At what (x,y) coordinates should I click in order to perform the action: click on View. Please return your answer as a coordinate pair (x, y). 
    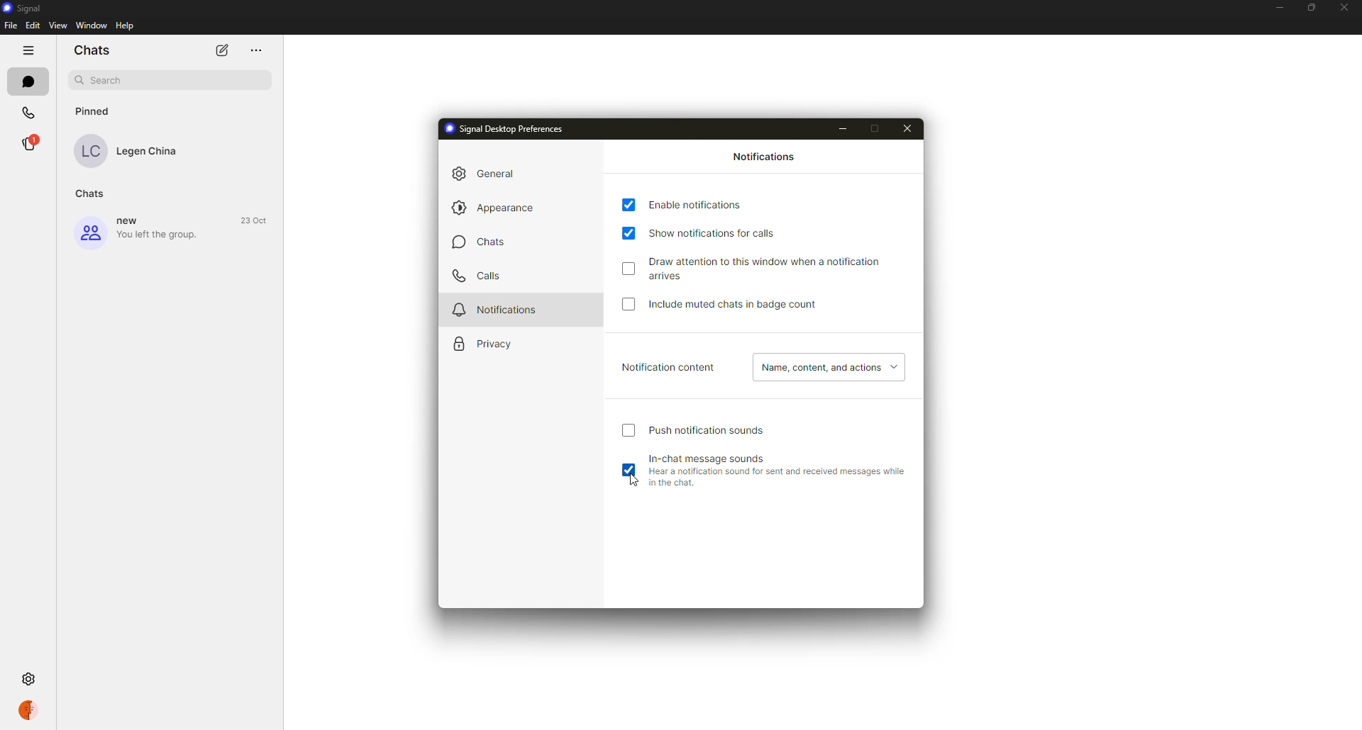
    Looking at the image, I should click on (57, 24).